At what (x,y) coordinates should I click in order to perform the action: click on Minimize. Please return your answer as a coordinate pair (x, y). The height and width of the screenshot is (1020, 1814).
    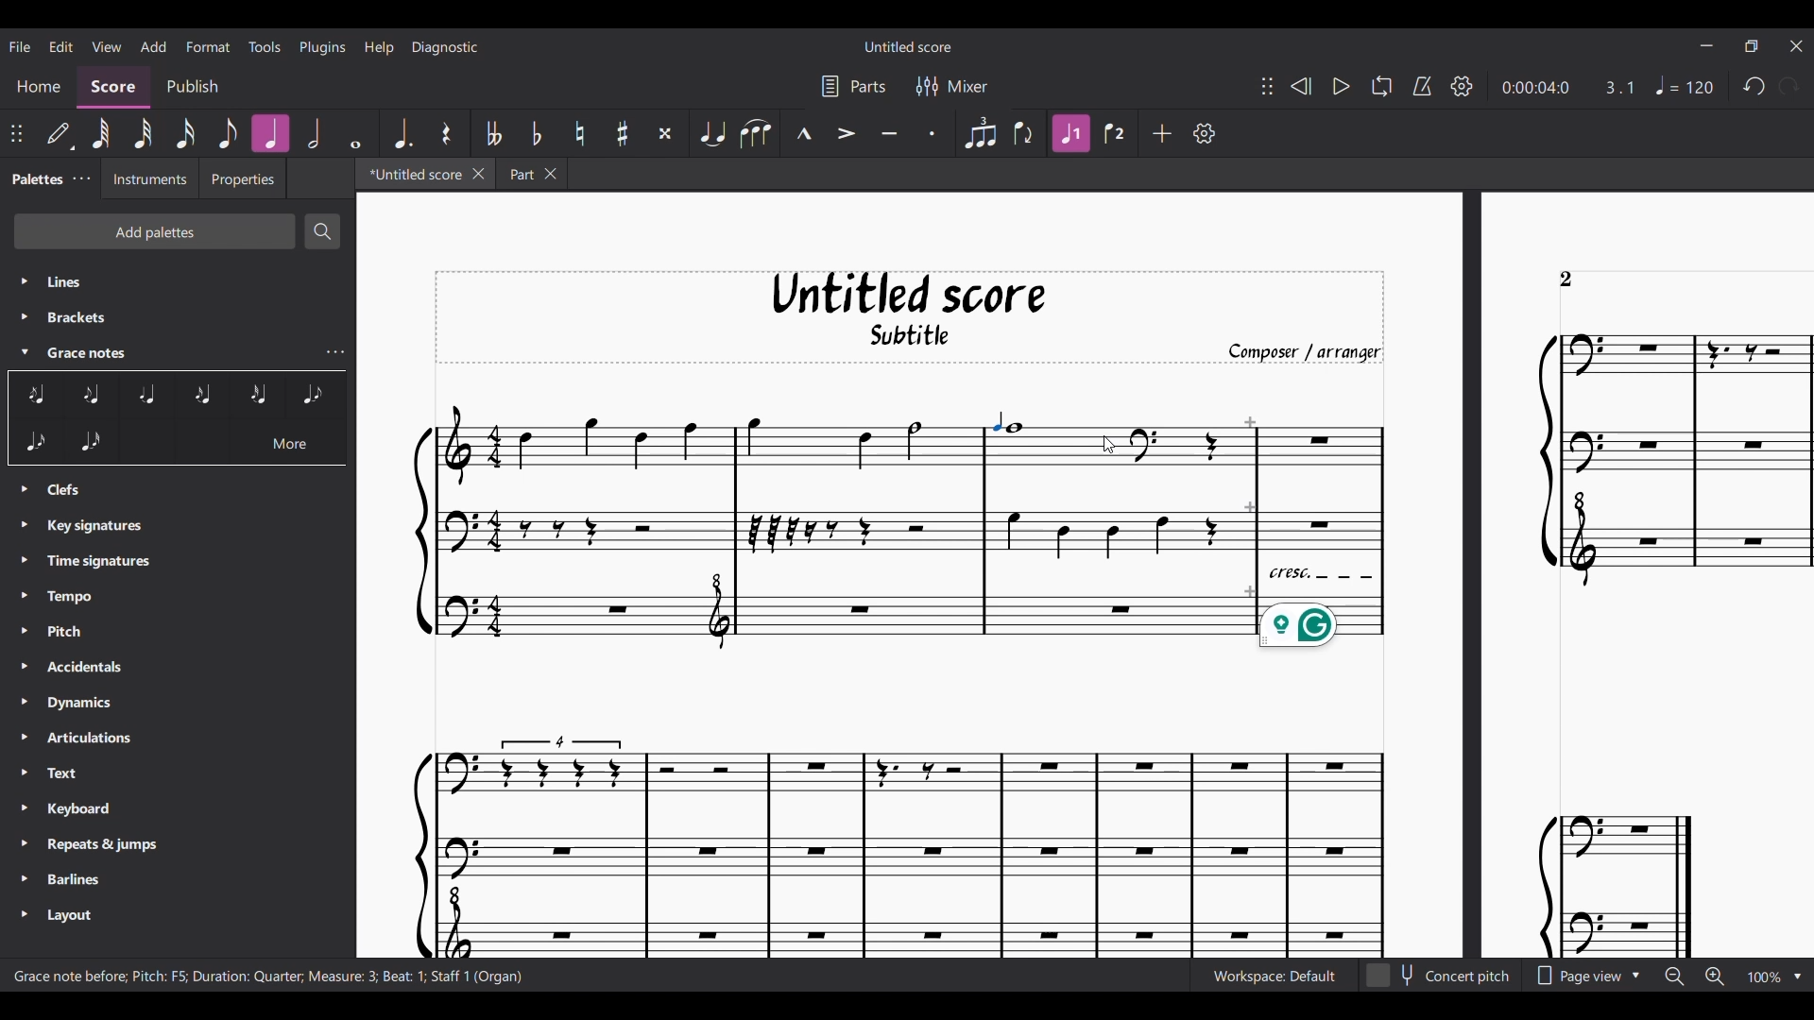
    Looking at the image, I should click on (1707, 45).